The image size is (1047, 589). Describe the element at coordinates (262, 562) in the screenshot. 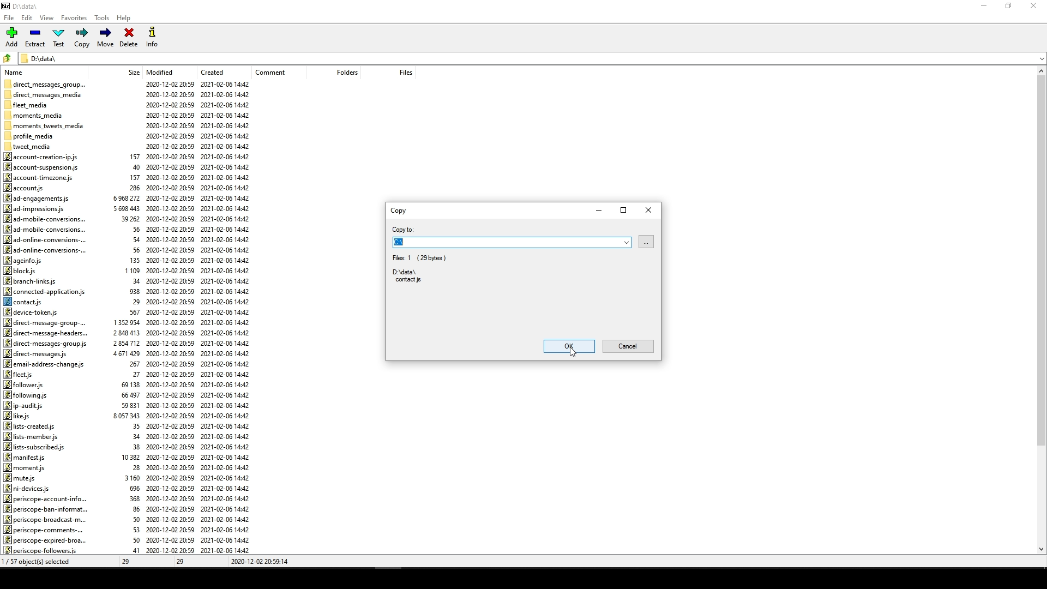

I see `2020-12-02 20:59:14` at that location.